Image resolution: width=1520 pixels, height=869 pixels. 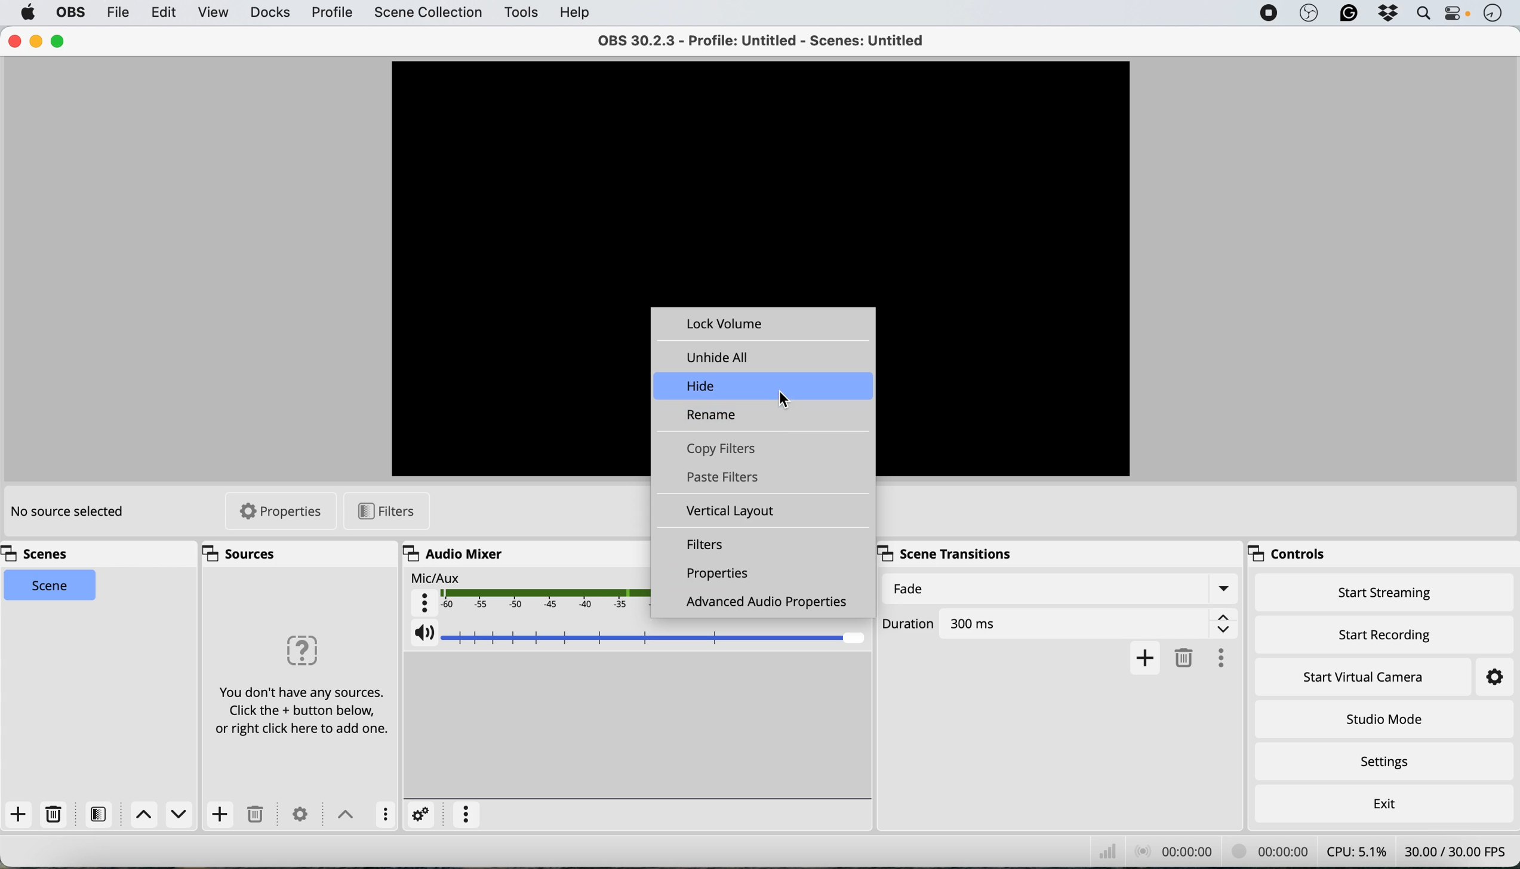 What do you see at coordinates (121, 13) in the screenshot?
I see `file` at bounding box center [121, 13].